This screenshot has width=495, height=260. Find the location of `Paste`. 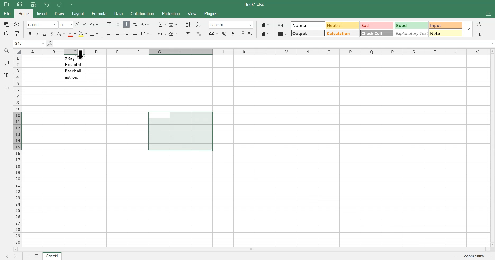

Paste is located at coordinates (6, 34).